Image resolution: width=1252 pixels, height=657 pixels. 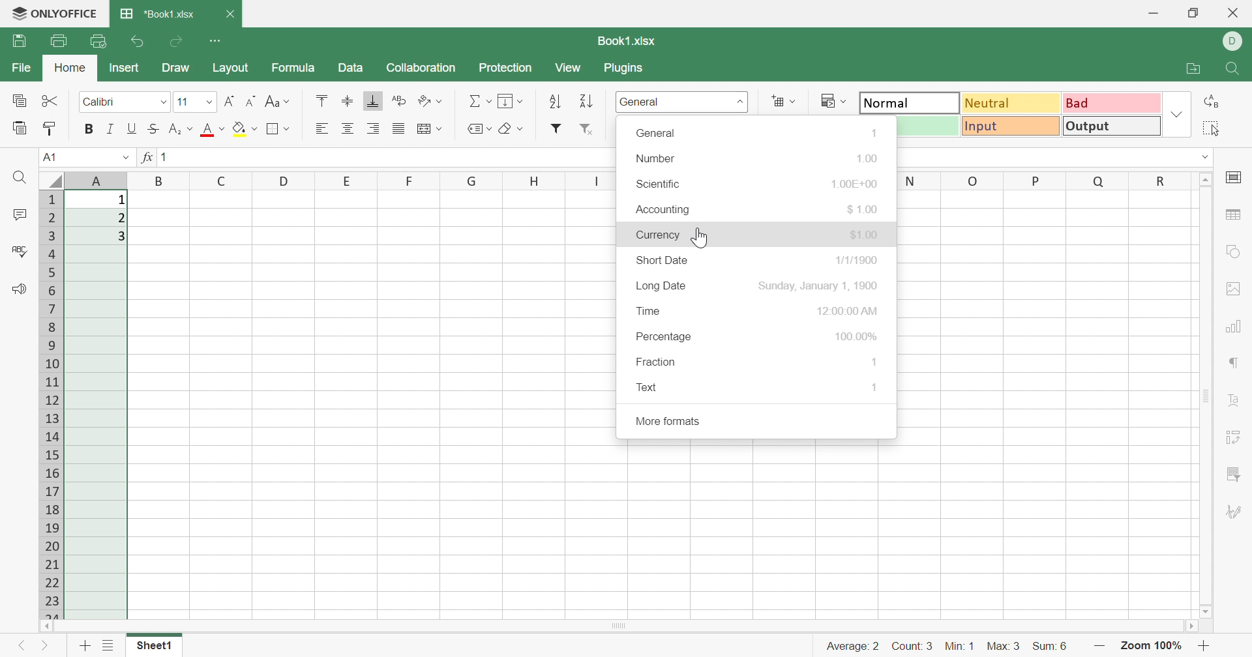 I want to click on Borders, so click(x=278, y=128).